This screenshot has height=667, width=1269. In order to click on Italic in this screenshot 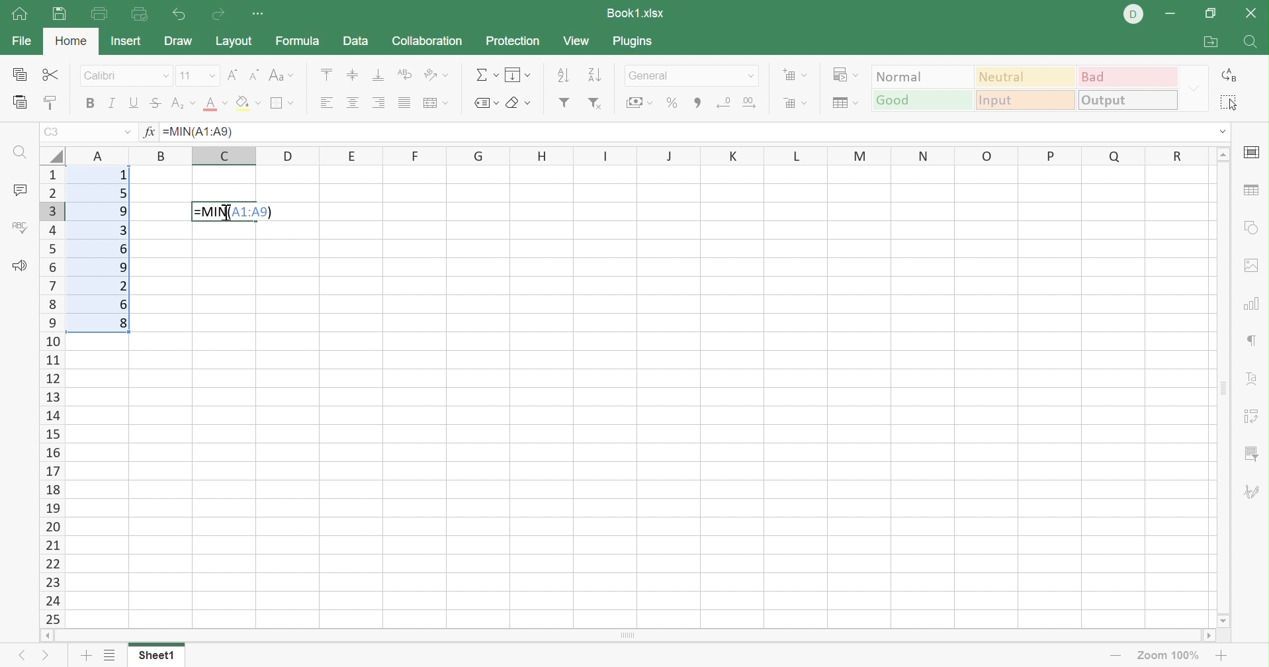, I will do `click(114, 101)`.